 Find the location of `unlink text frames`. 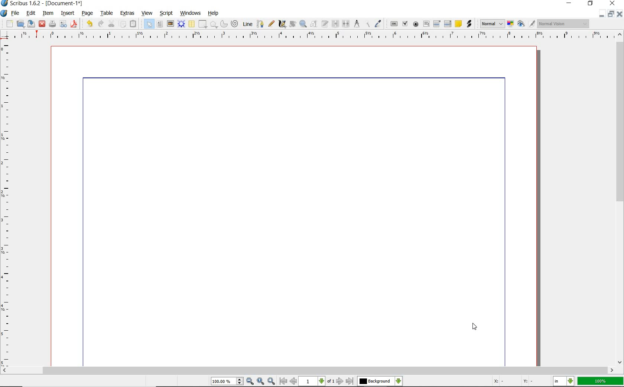

unlink text frames is located at coordinates (346, 23).